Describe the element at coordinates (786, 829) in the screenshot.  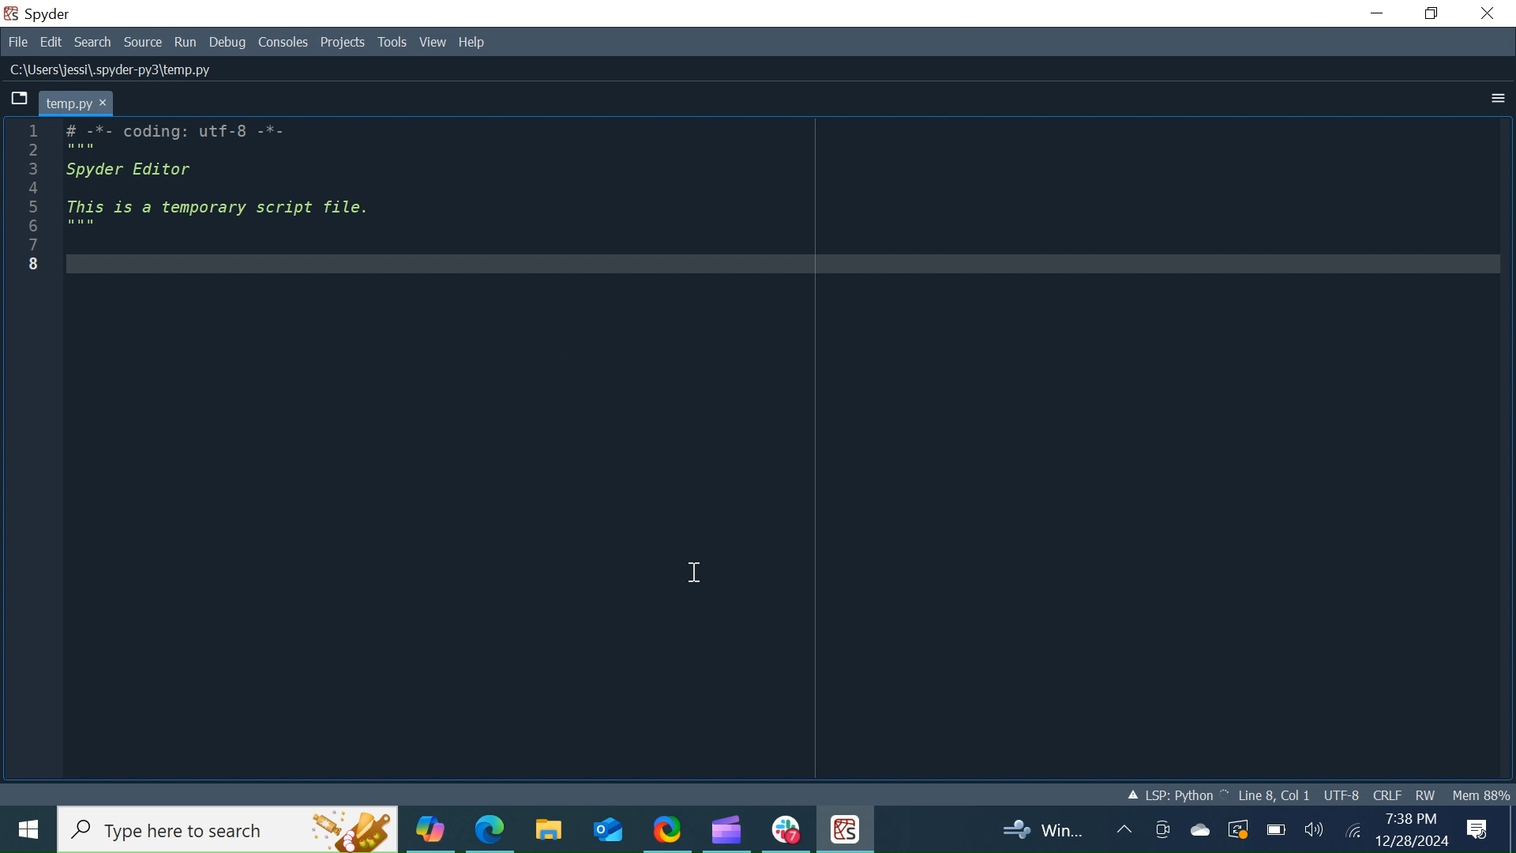
I see `Slack` at that location.